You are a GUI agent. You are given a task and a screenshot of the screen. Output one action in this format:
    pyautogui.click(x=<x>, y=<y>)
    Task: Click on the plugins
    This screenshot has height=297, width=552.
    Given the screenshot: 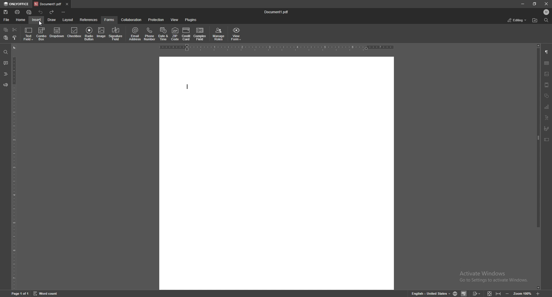 What is the action you would take?
    pyautogui.click(x=191, y=20)
    